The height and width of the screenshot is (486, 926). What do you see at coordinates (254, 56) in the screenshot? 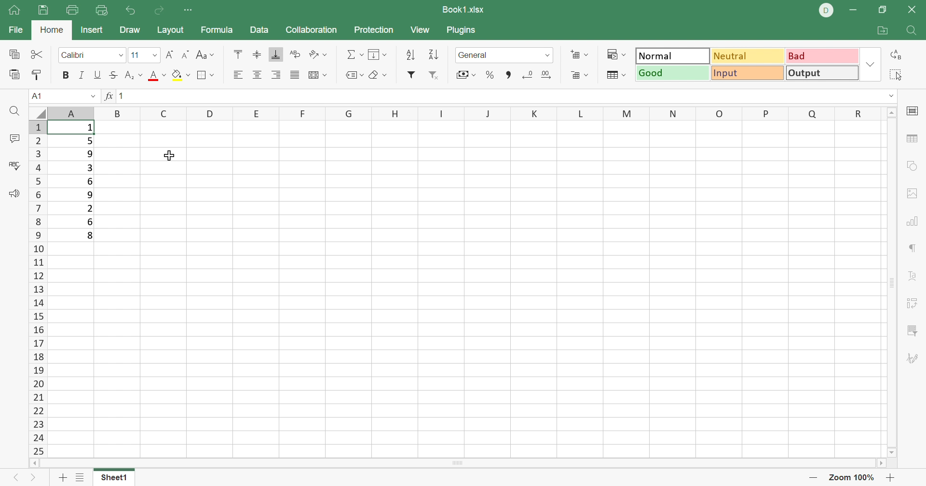
I see `Align Middle` at bounding box center [254, 56].